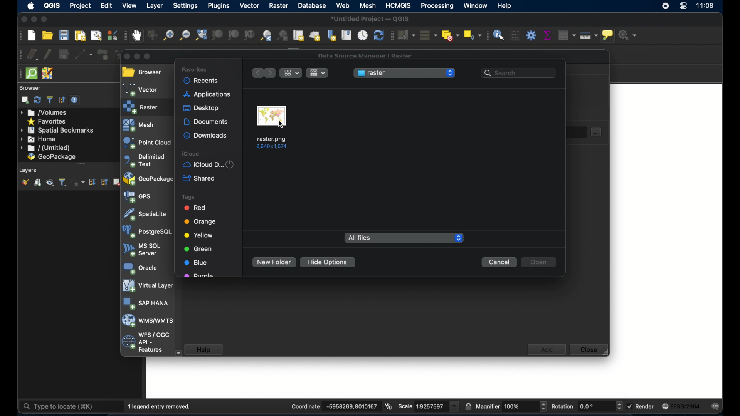  What do you see at coordinates (200, 276) in the screenshot?
I see `purple` at bounding box center [200, 276].